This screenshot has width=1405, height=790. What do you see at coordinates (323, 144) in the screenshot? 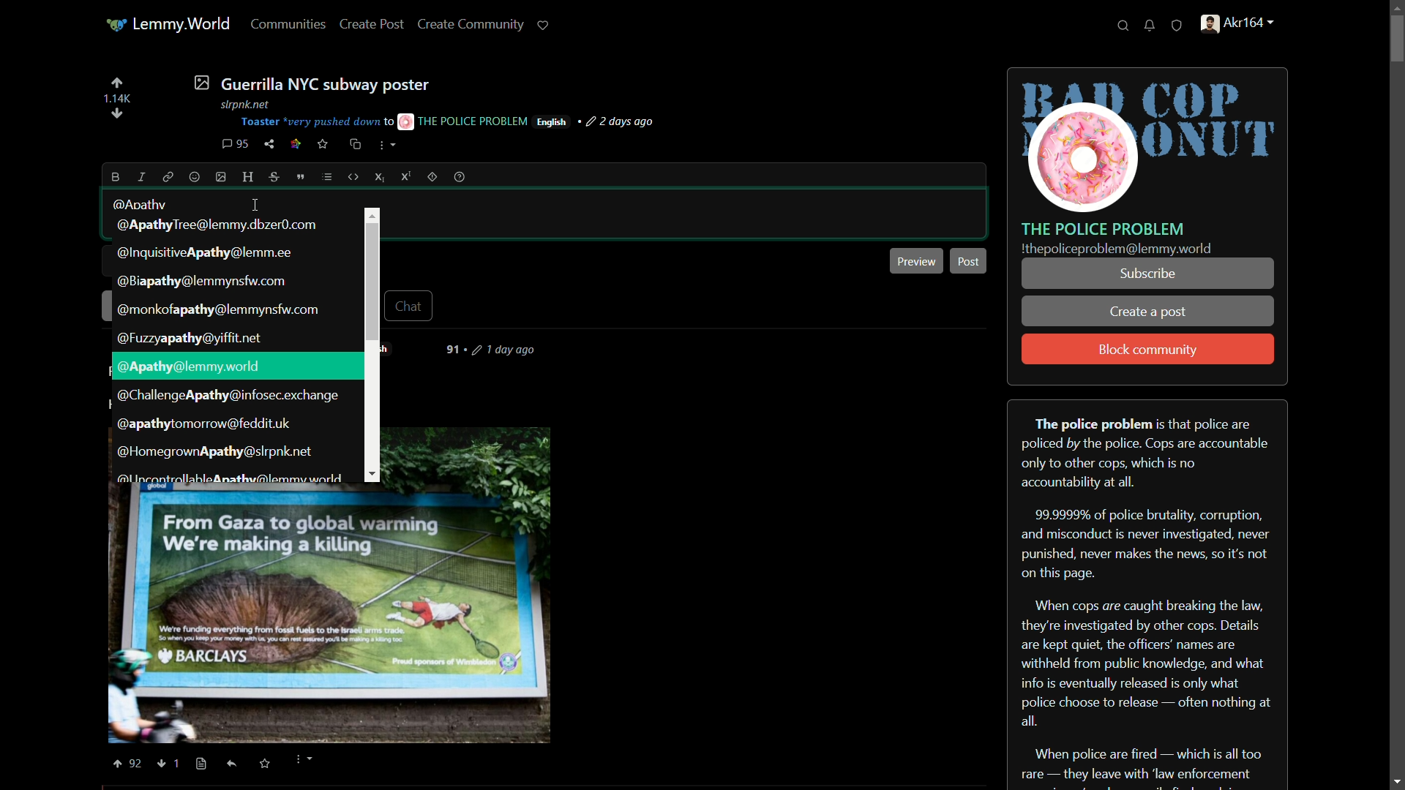
I see `save` at bounding box center [323, 144].